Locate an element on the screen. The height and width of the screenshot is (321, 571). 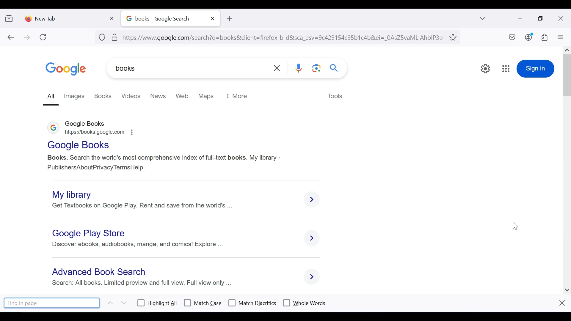
back is located at coordinates (10, 38).